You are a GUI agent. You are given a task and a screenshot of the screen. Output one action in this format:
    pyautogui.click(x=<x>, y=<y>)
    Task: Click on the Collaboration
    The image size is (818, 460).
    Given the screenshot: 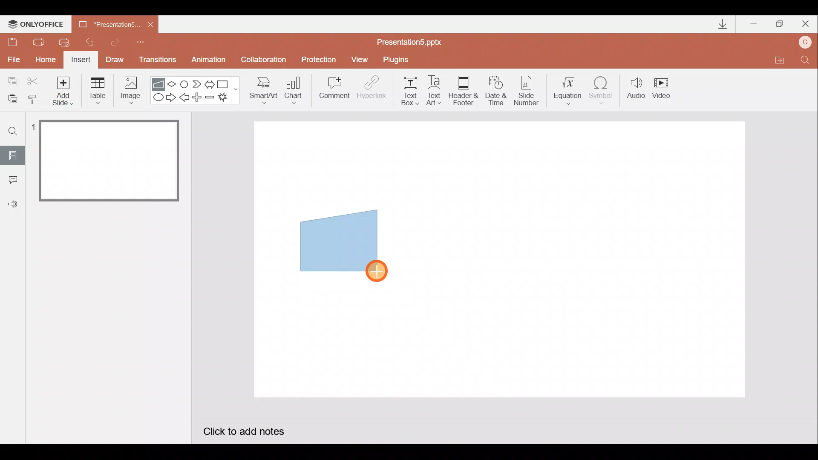 What is the action you would take?
    pyautogui.click(x=265, y=60)
    